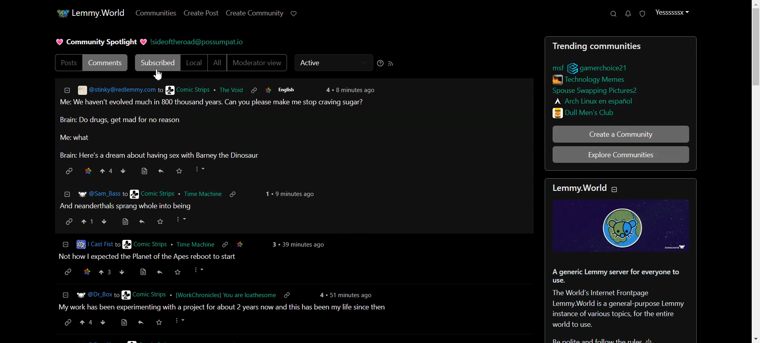 This screenshot has width=760, height=343. What do you see at coordinates (198, 295) in the screenshot?
I see `name` at bounding box center [198, 295].